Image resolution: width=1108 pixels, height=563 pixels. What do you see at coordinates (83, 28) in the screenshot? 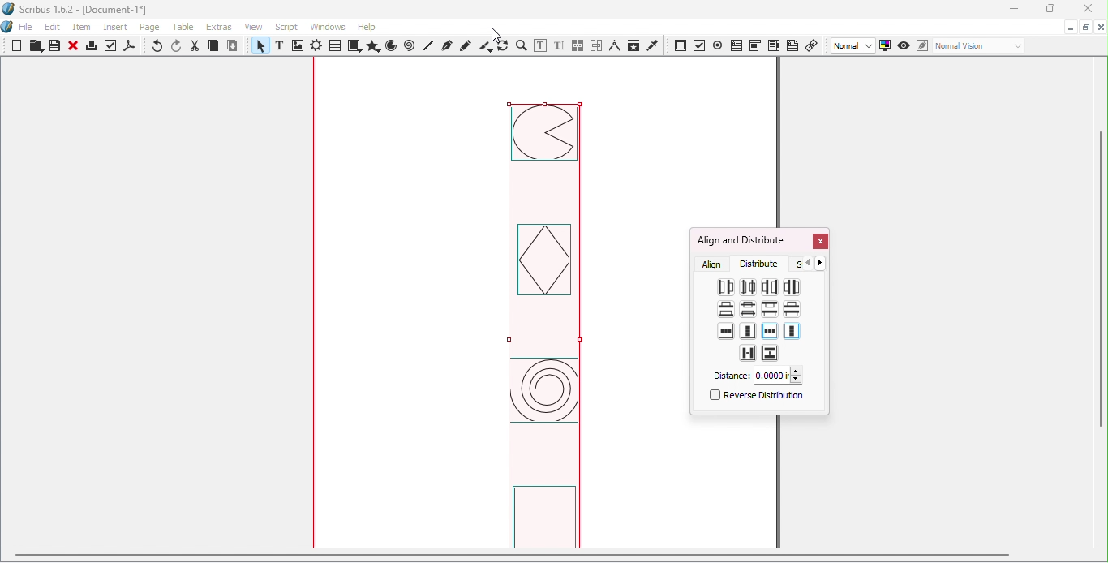
I see `Item` at bounding box center [83, 28].